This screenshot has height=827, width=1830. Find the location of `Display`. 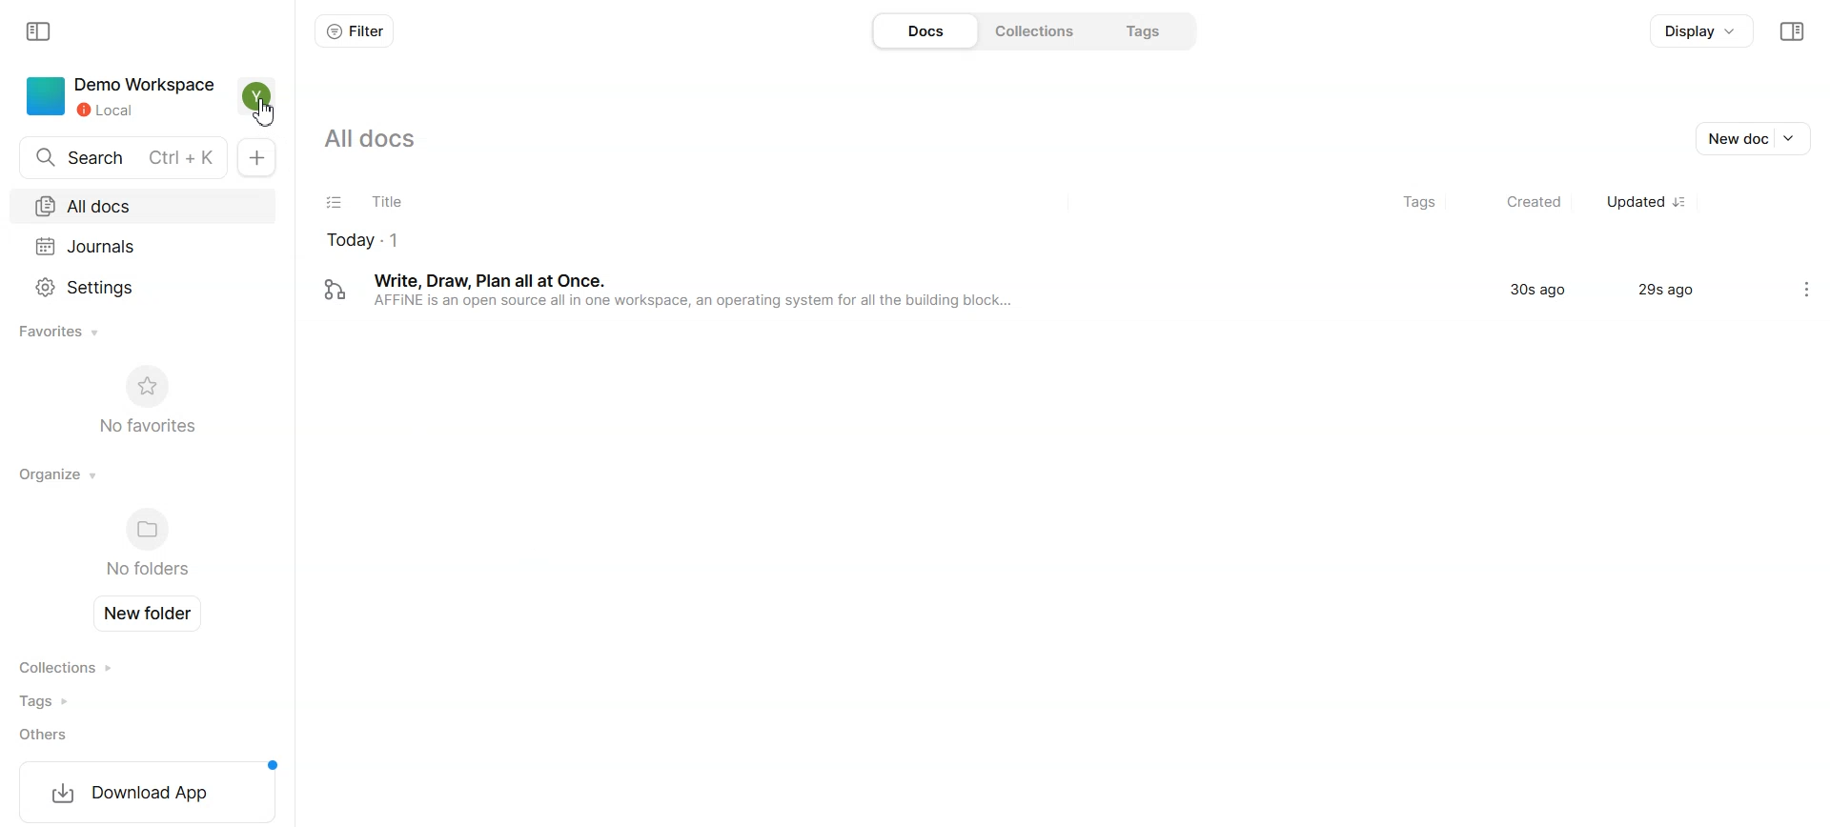

Display is located at coordinates (1698, 33).